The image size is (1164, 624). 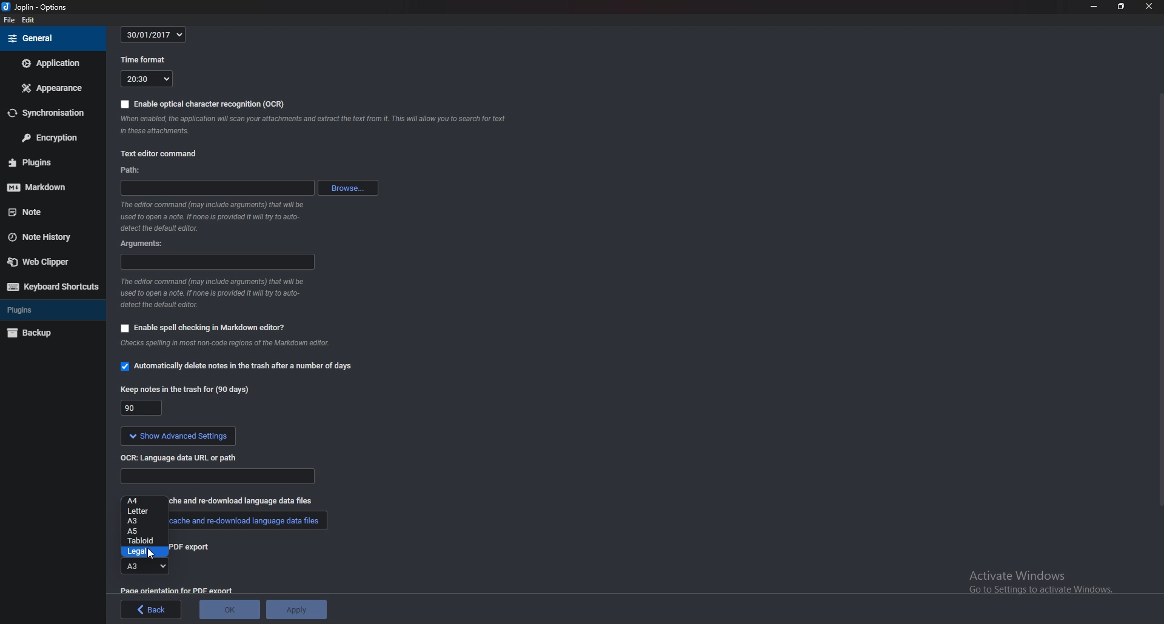 I want to click on Keep notes in the trash for, so click(x=184, y=387).